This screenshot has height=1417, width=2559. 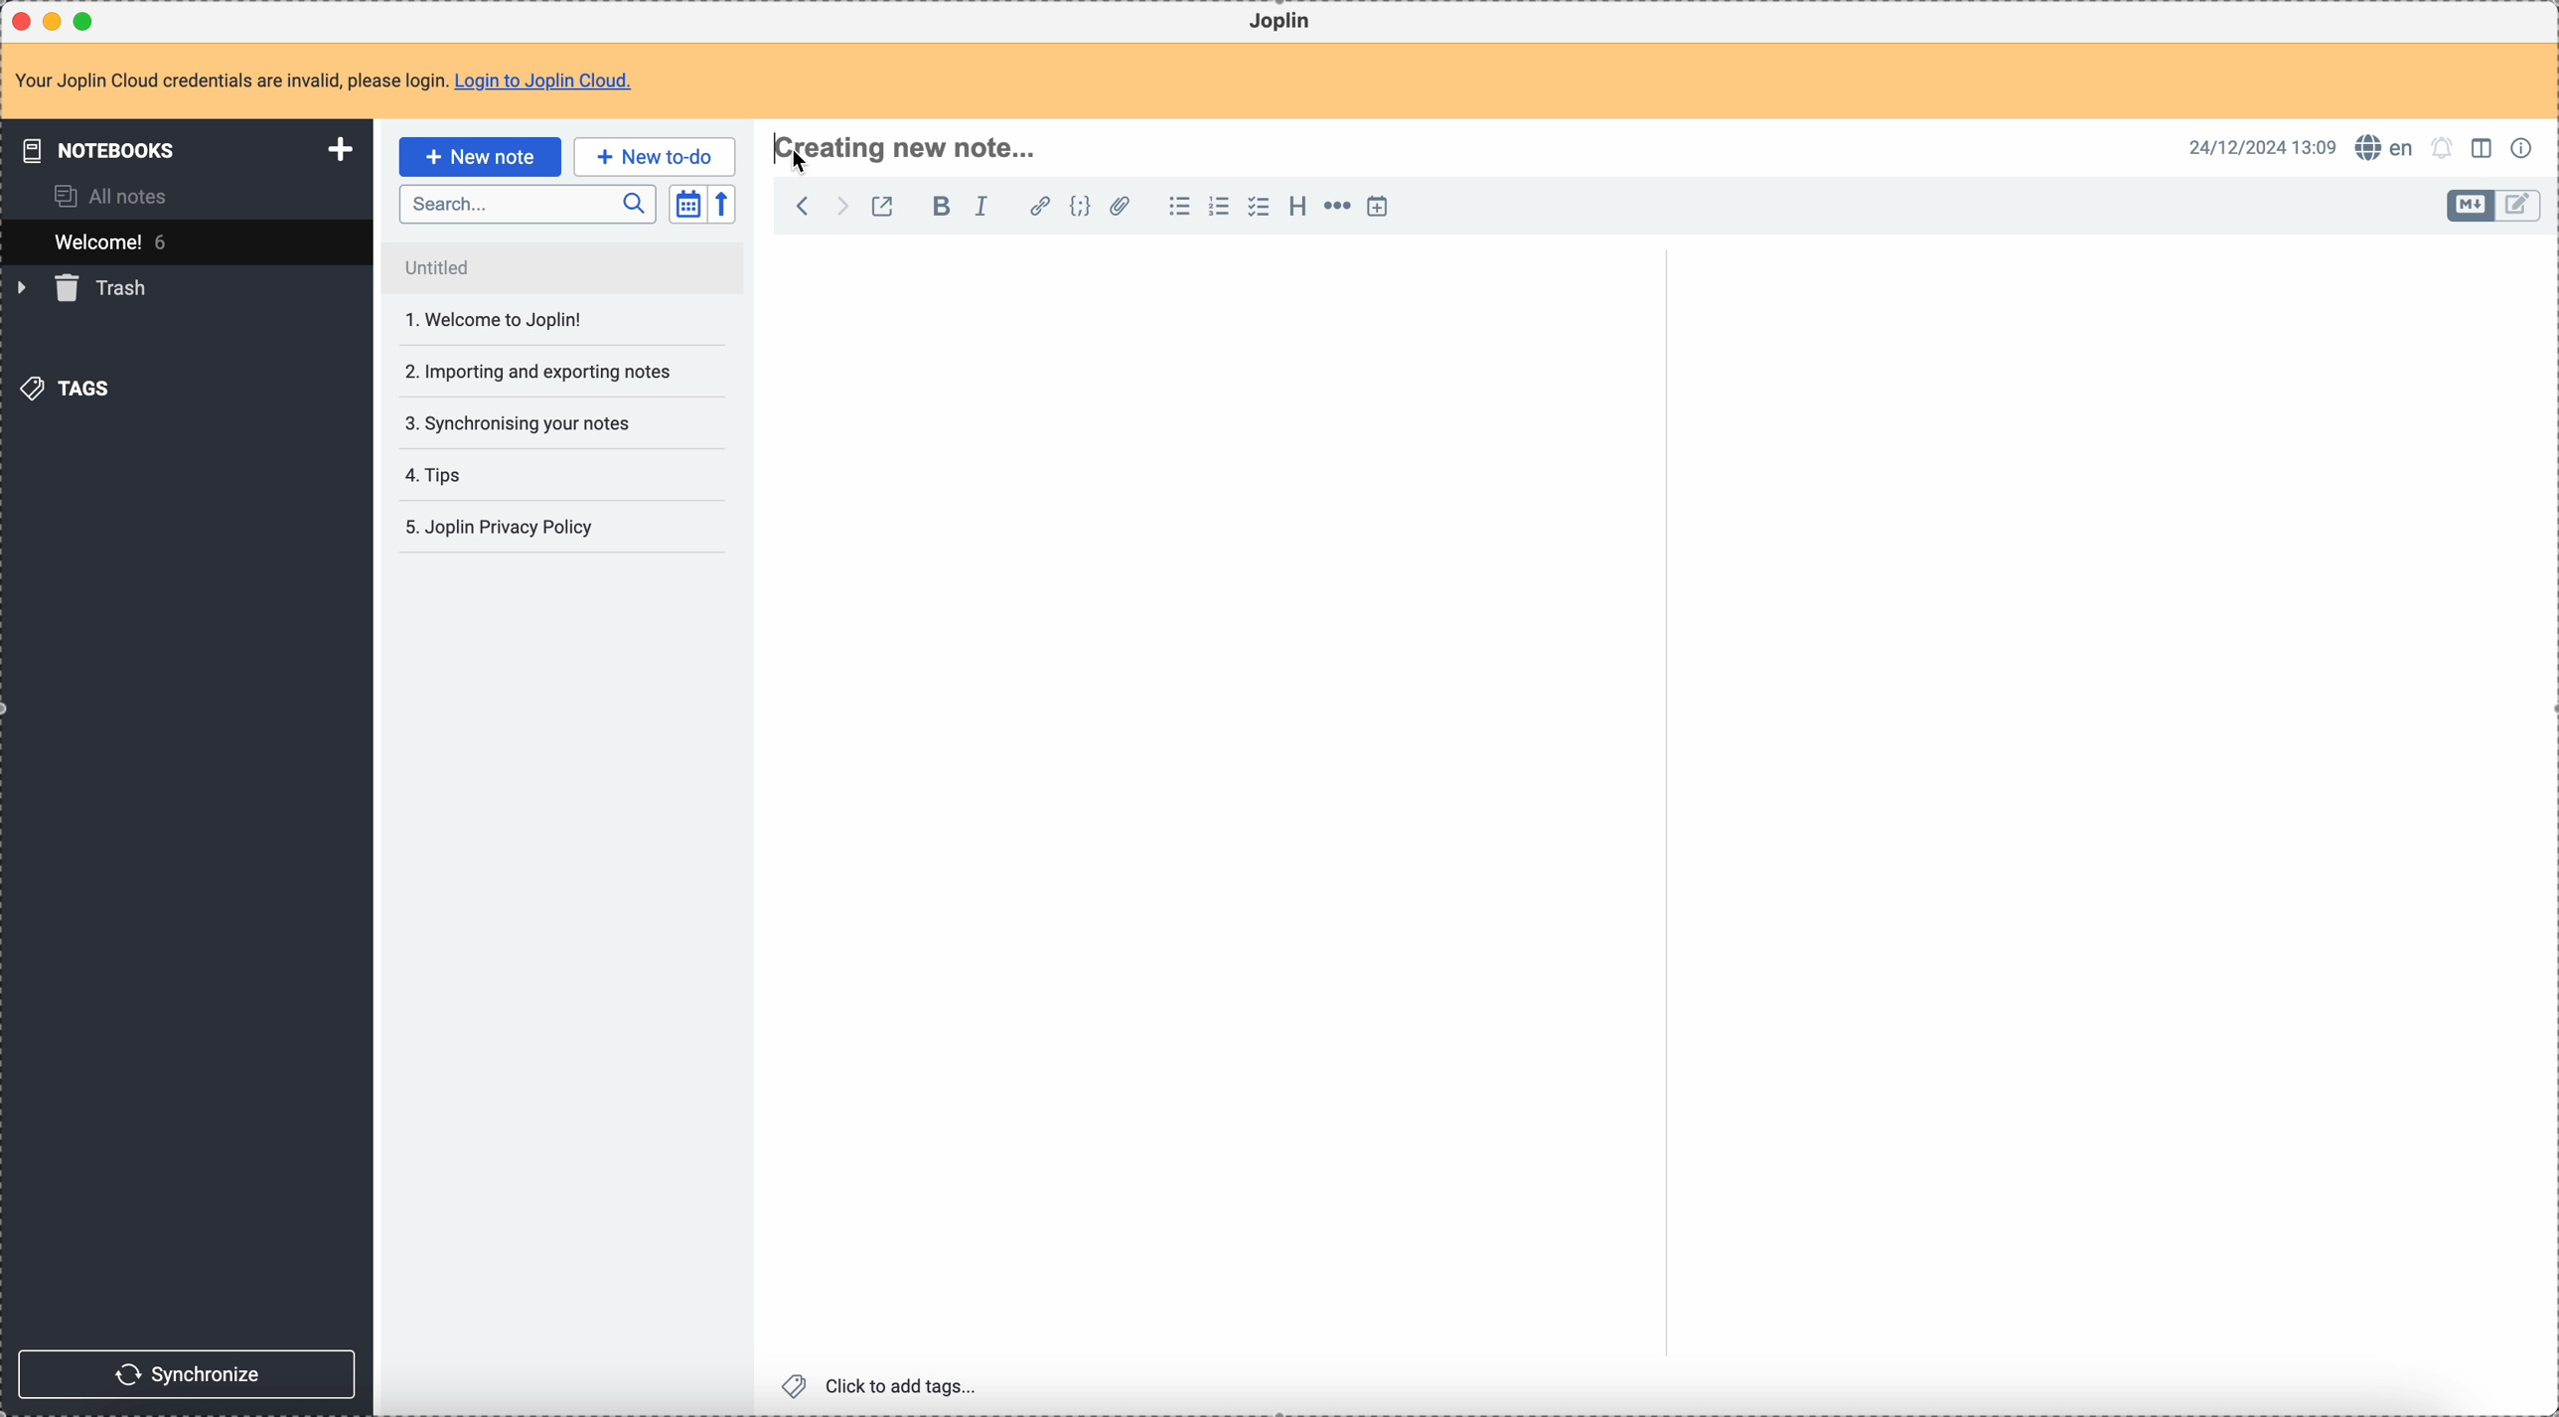 I want to click on toggle edit layout, so click(x=2519, y=207).